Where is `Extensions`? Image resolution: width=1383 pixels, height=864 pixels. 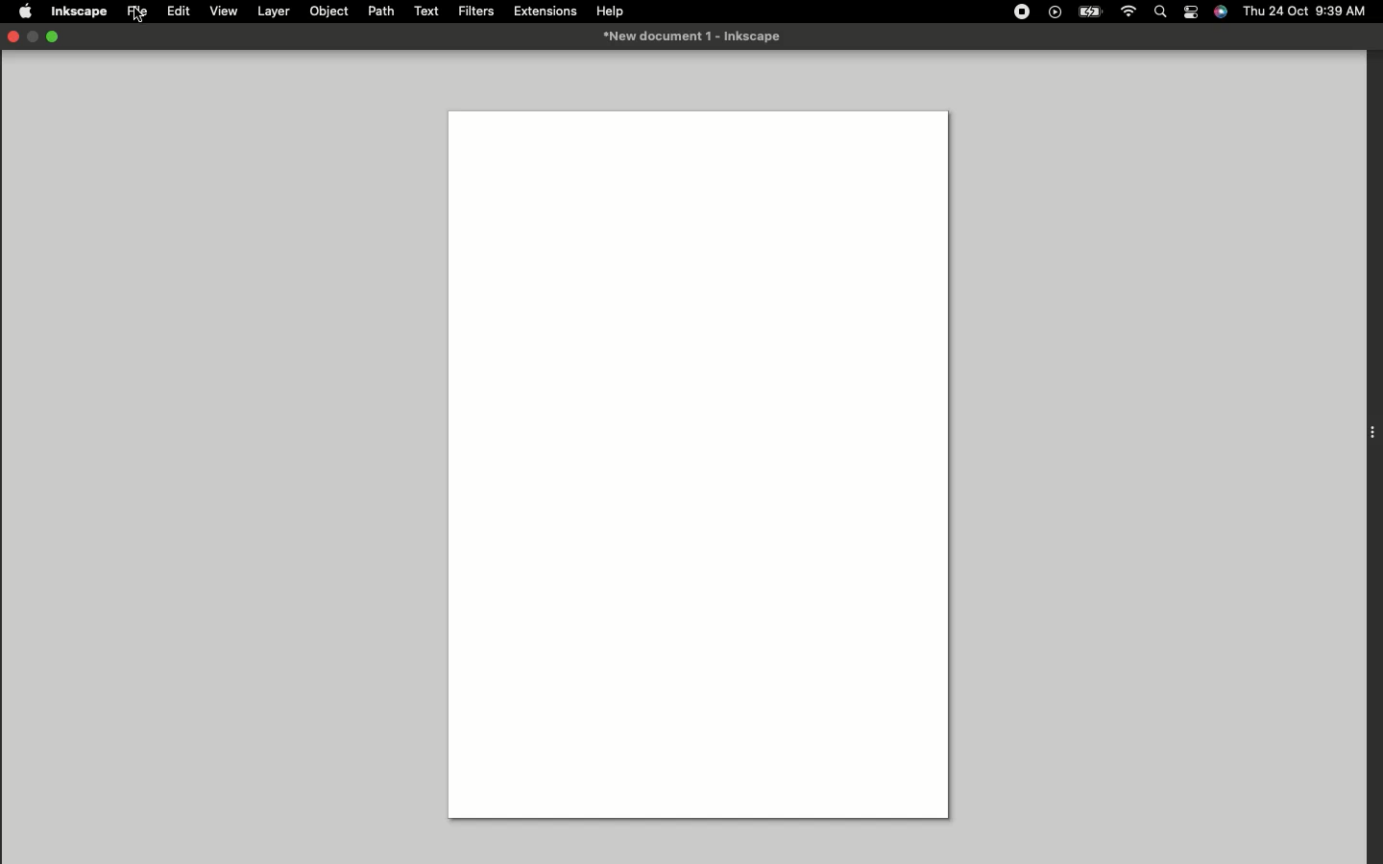 Extensions is located at coordinates (545, 11).